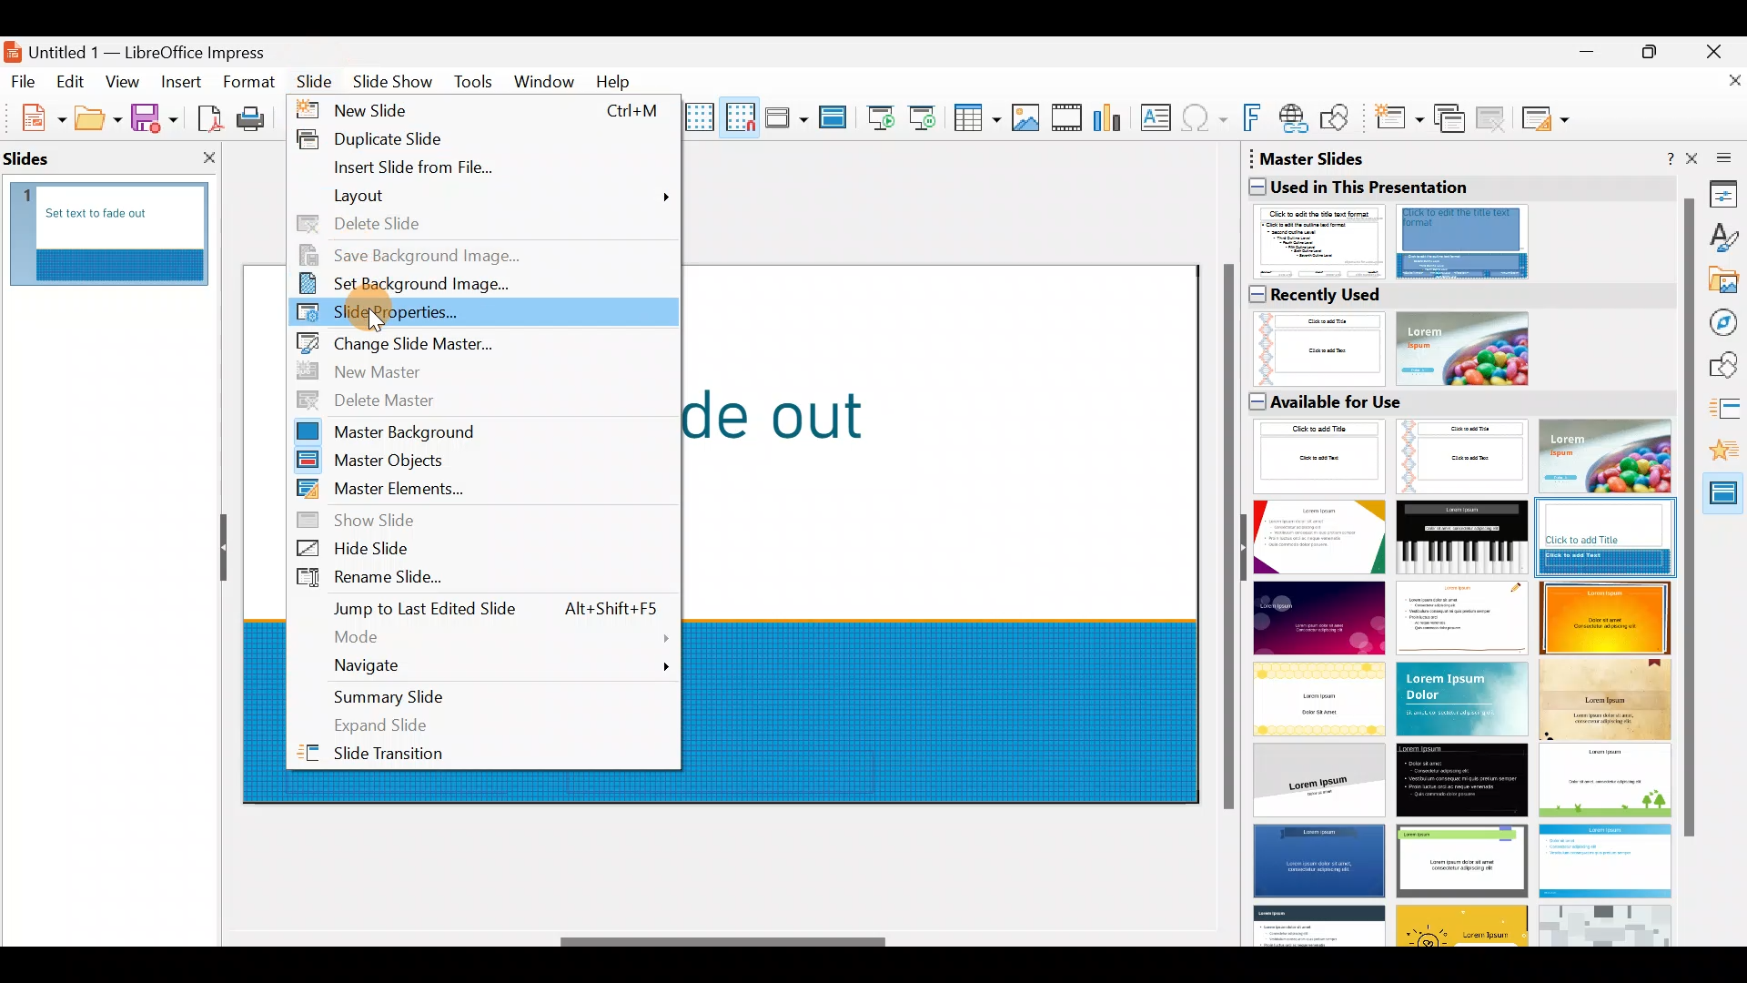 The image size is (1747, 983). Describe the element at coordinates (120, 238) in the screenshot. I see `Slide pane` at that location.